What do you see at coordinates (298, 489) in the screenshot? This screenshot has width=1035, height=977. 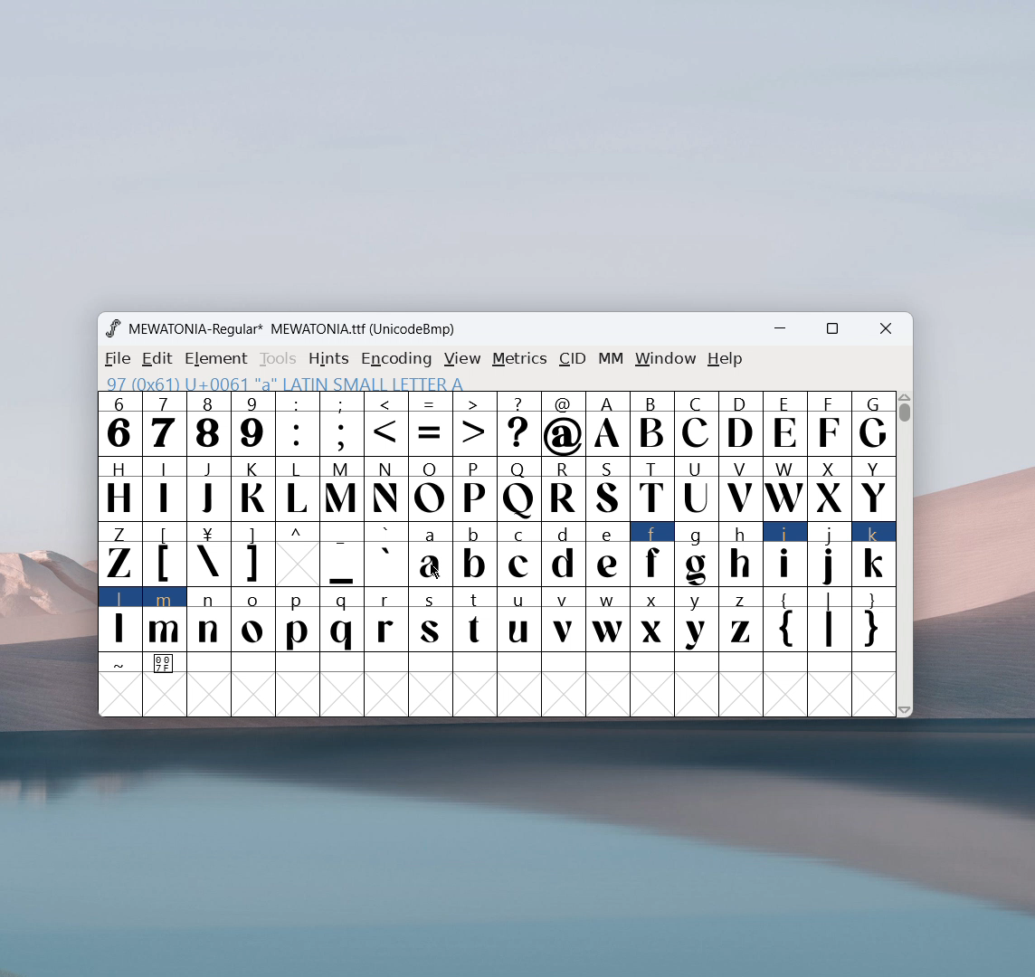 I see `charachters` at bounding box center [298, 489].